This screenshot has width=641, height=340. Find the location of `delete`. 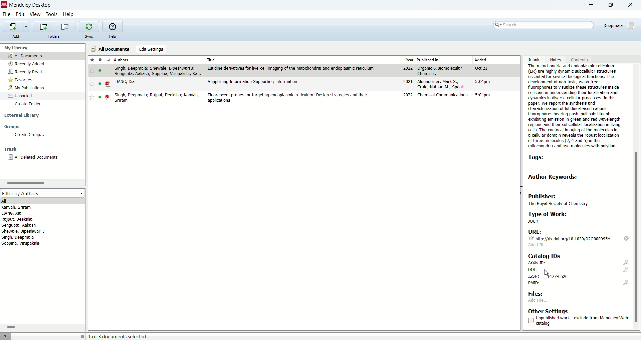

delete is located at coordinates (627, 238).